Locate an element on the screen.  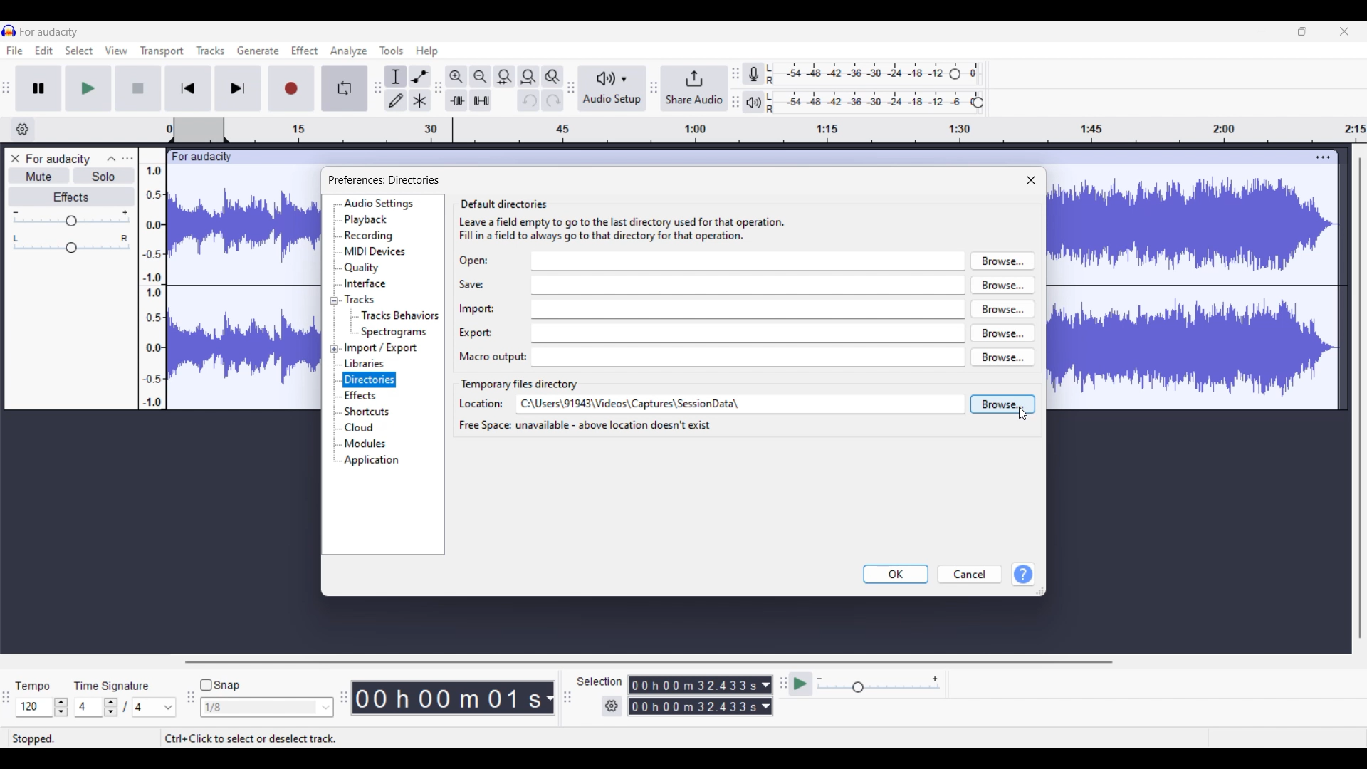
Analyze menu is located at coordinates (349, 51).